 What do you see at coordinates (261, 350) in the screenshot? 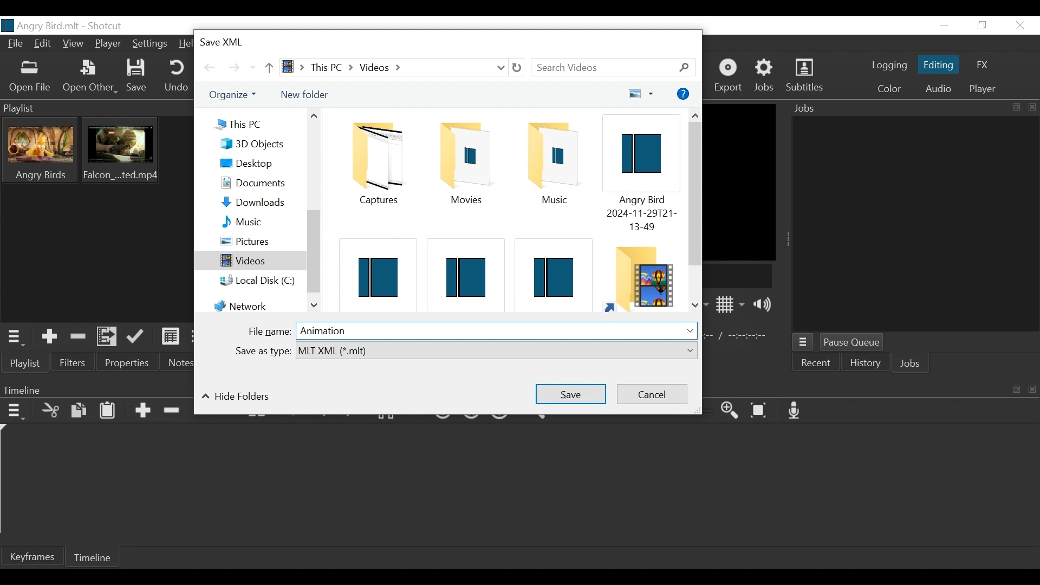
I see `Save as type` at bounding box center [261, 350].